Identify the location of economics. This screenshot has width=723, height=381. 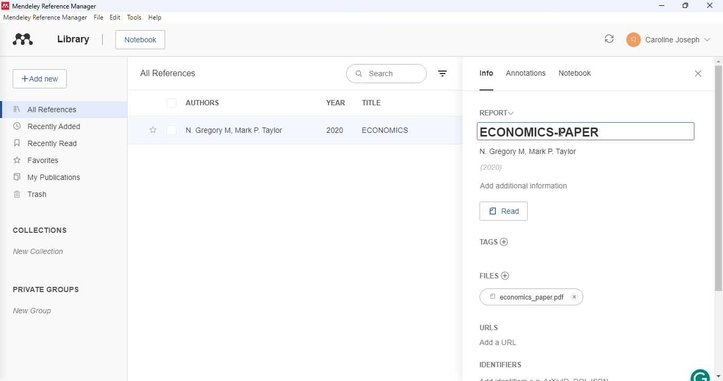
(385, 130).